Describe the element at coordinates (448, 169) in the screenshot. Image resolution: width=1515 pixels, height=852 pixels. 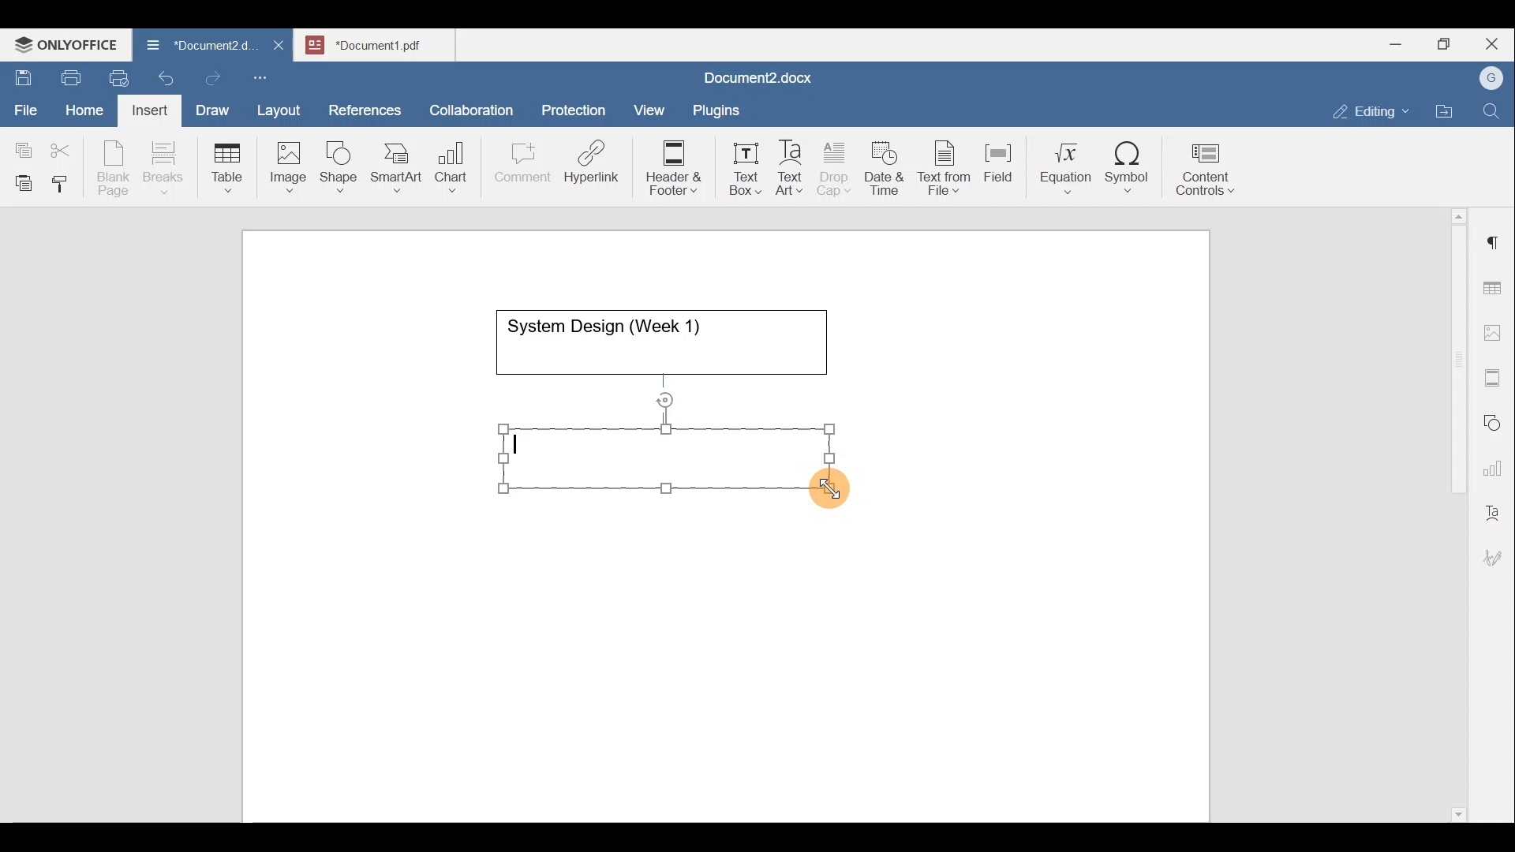
I see `Chart` at that location.